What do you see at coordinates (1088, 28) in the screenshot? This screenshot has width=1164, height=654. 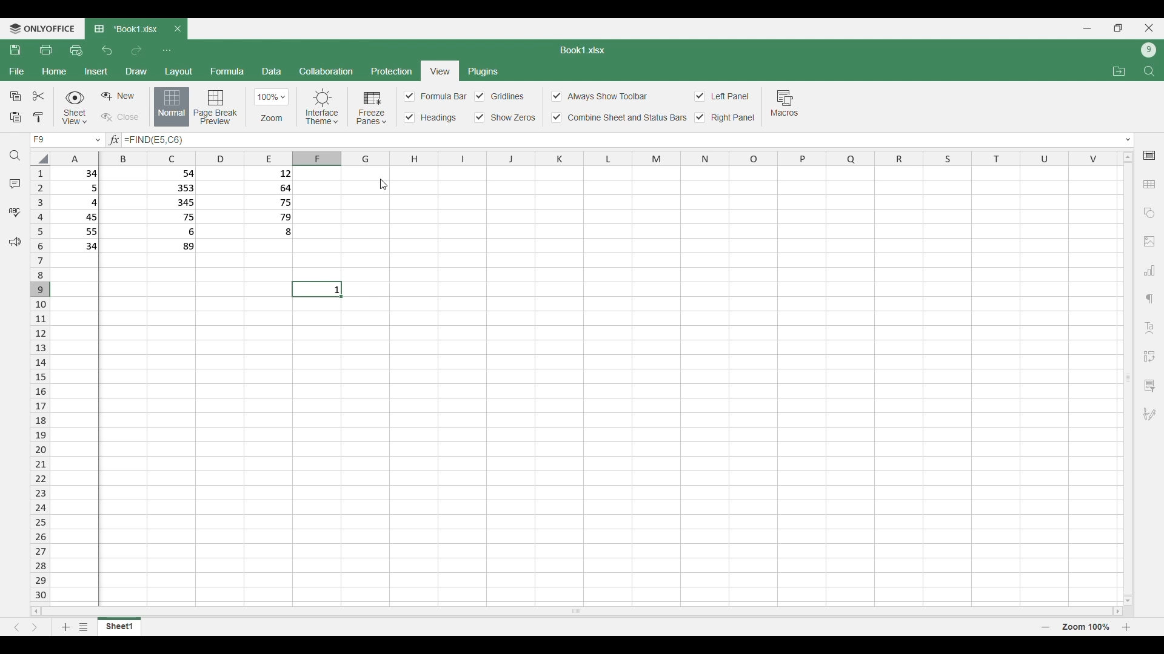 I see `Minimize` at bounding box center [1088, 28].